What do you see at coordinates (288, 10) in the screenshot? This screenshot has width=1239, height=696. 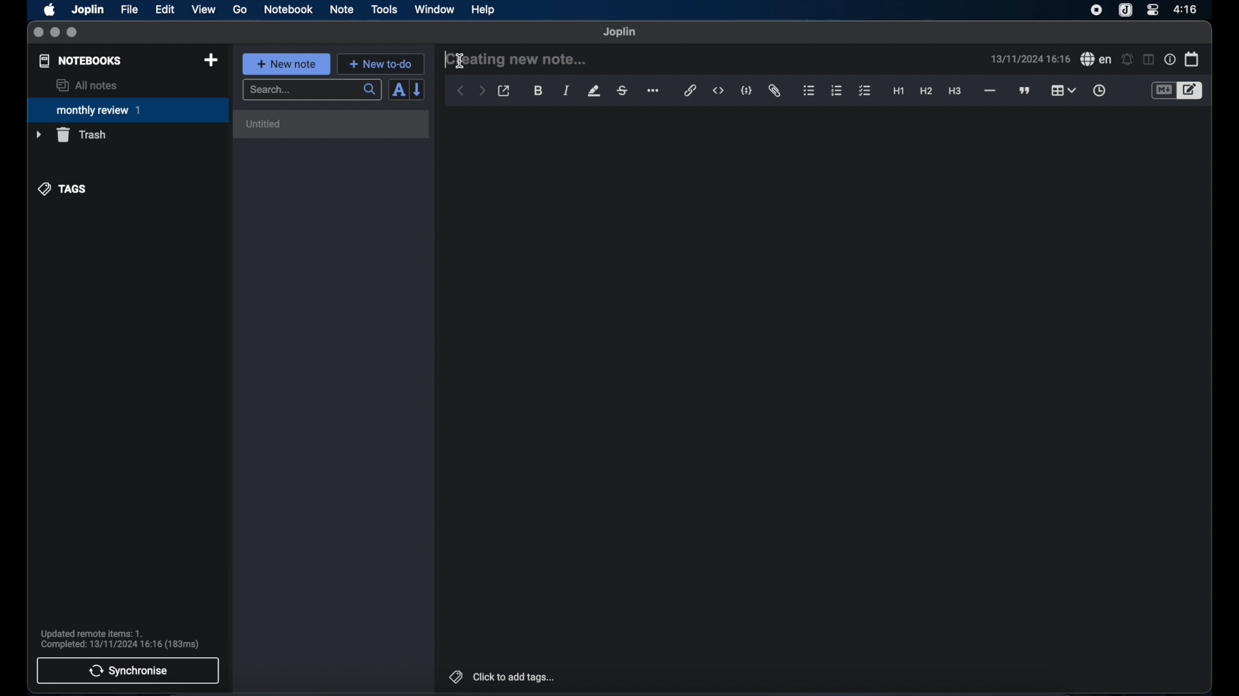 I see `notebook` at bounding box center [288, 10].